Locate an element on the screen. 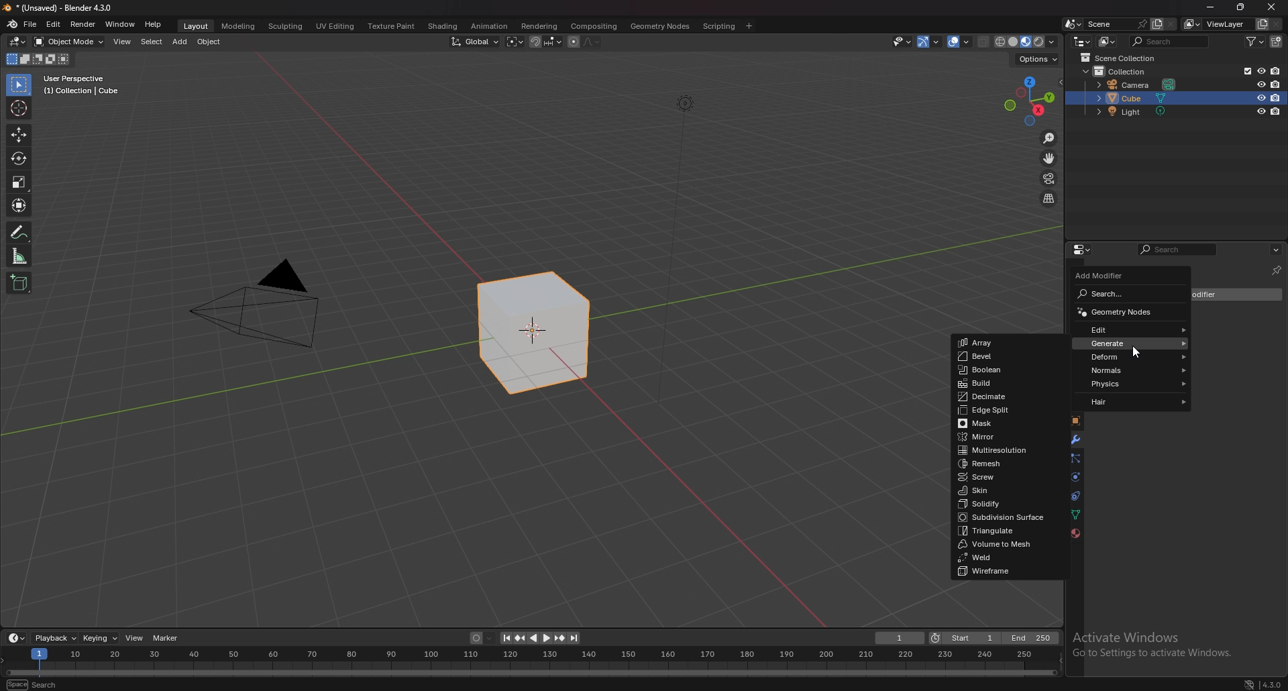 The height and width of the screenshot is (691, 1288). editor type is located at coordinates (1083, 250).